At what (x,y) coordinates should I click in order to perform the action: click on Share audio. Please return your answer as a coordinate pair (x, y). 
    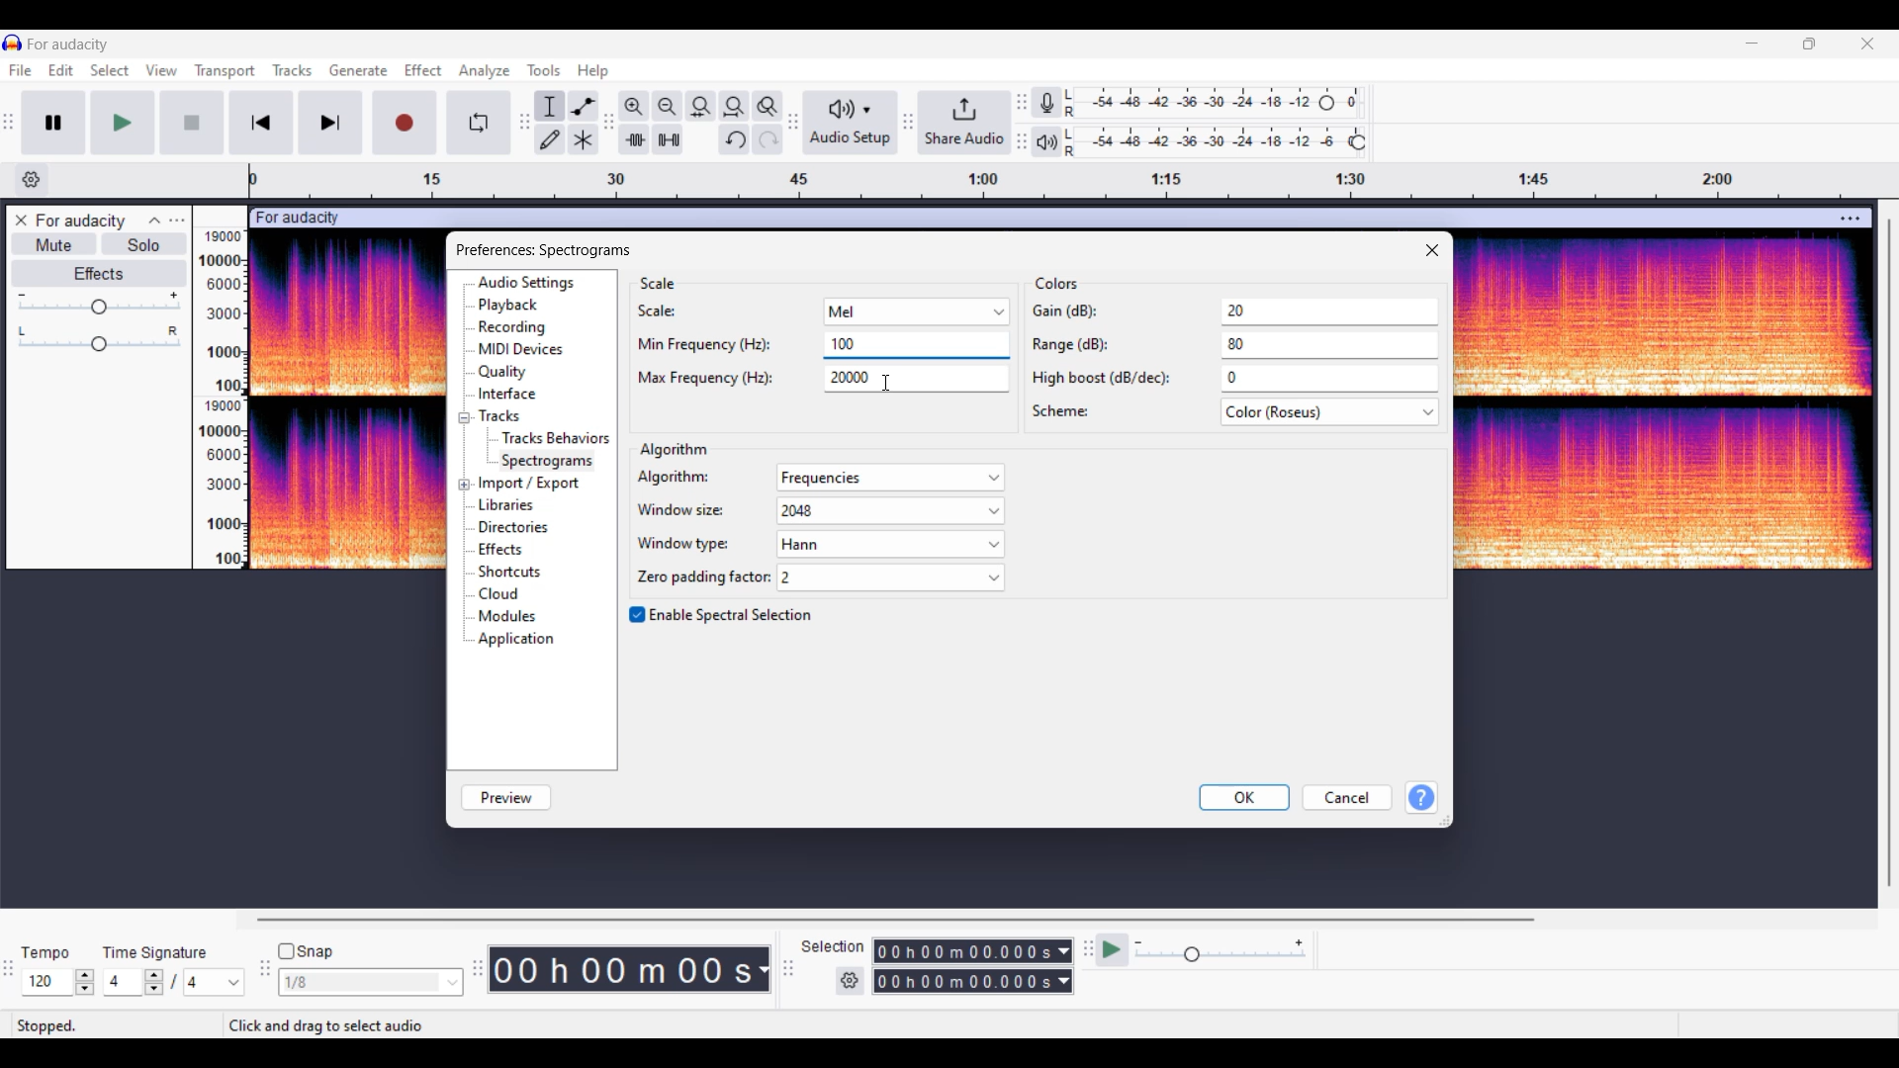
    Looking at the image, I should click on (964, 122).